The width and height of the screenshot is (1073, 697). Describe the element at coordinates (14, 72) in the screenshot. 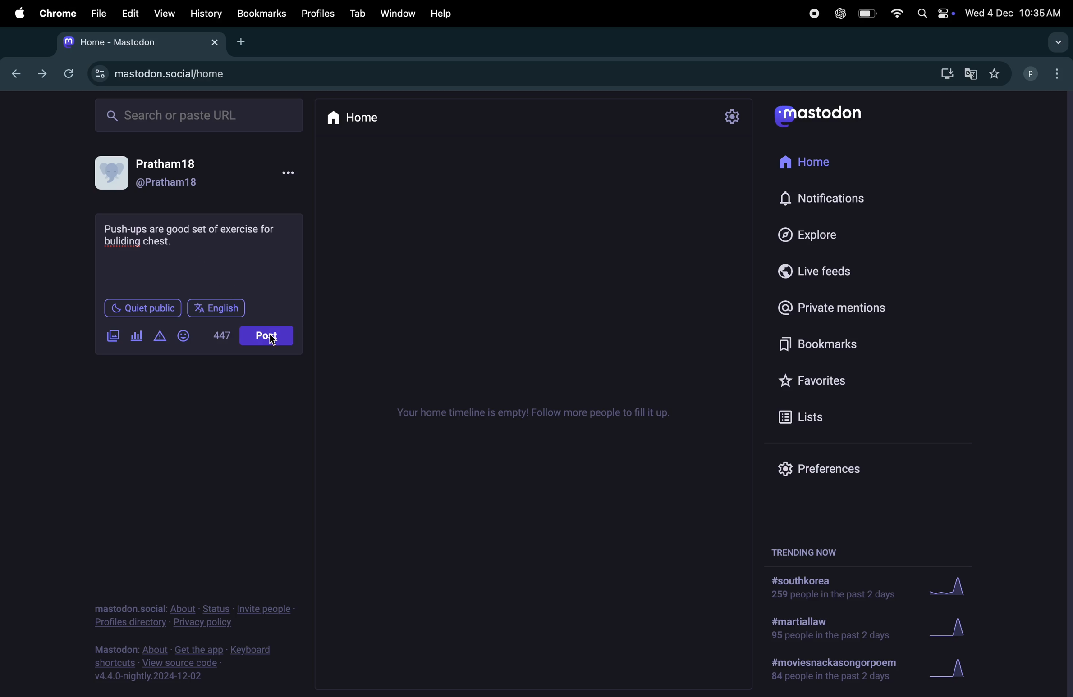

I see `go back` at that location.